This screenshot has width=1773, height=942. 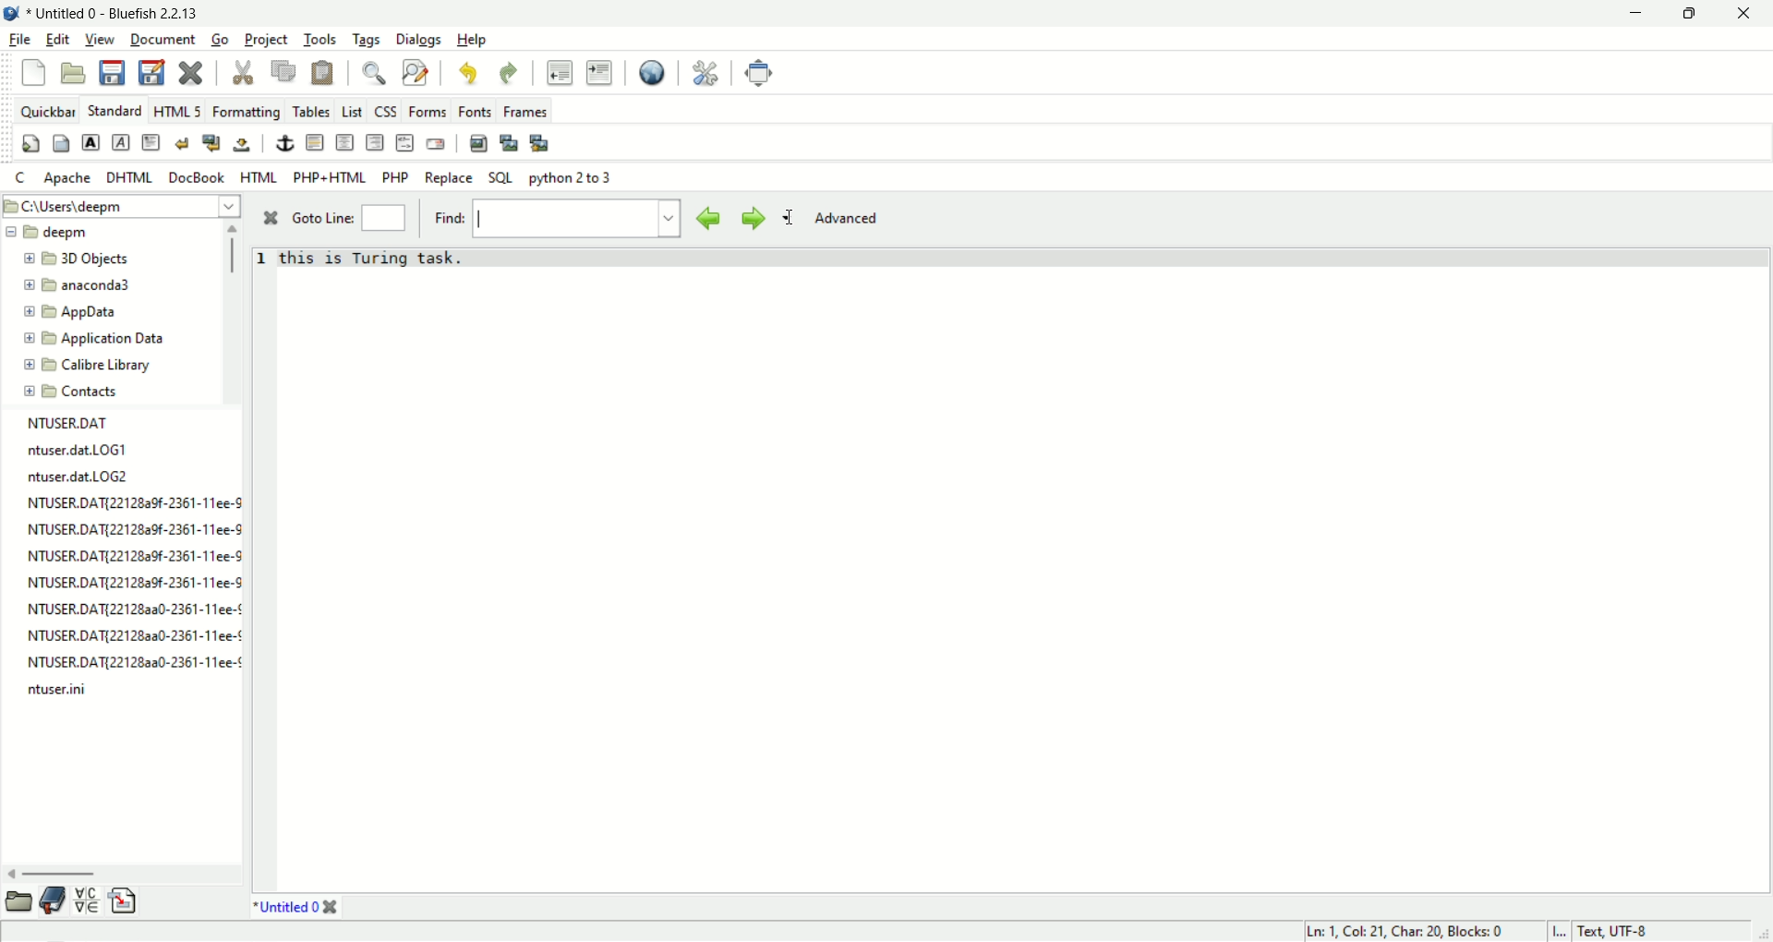 I want to click on find options, so click(x=785, y=216).